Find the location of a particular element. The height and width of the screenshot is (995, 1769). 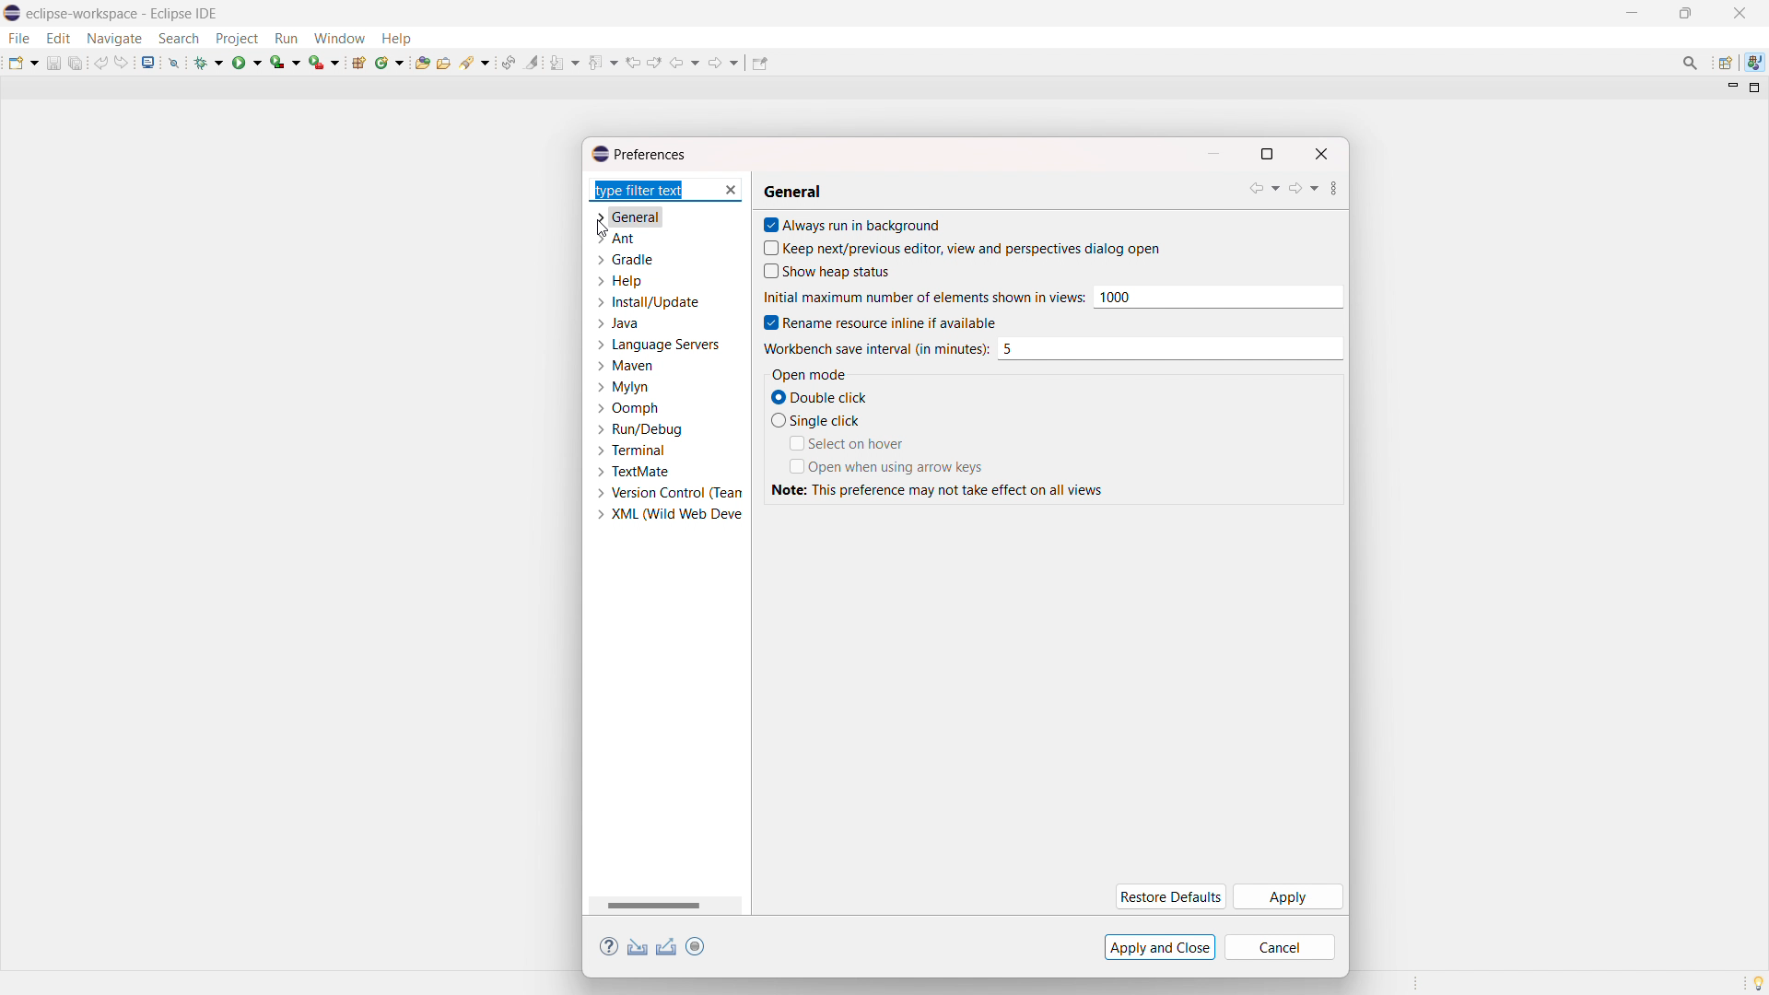

cursor is located at coordinates (922, 297).